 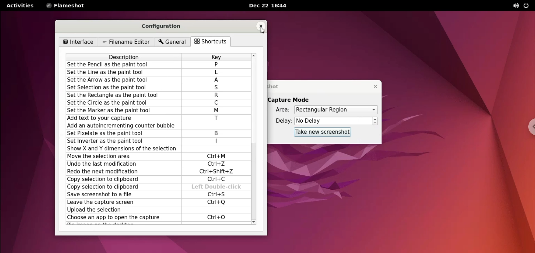 I want to click on Area:, so click(x=279, y=110).